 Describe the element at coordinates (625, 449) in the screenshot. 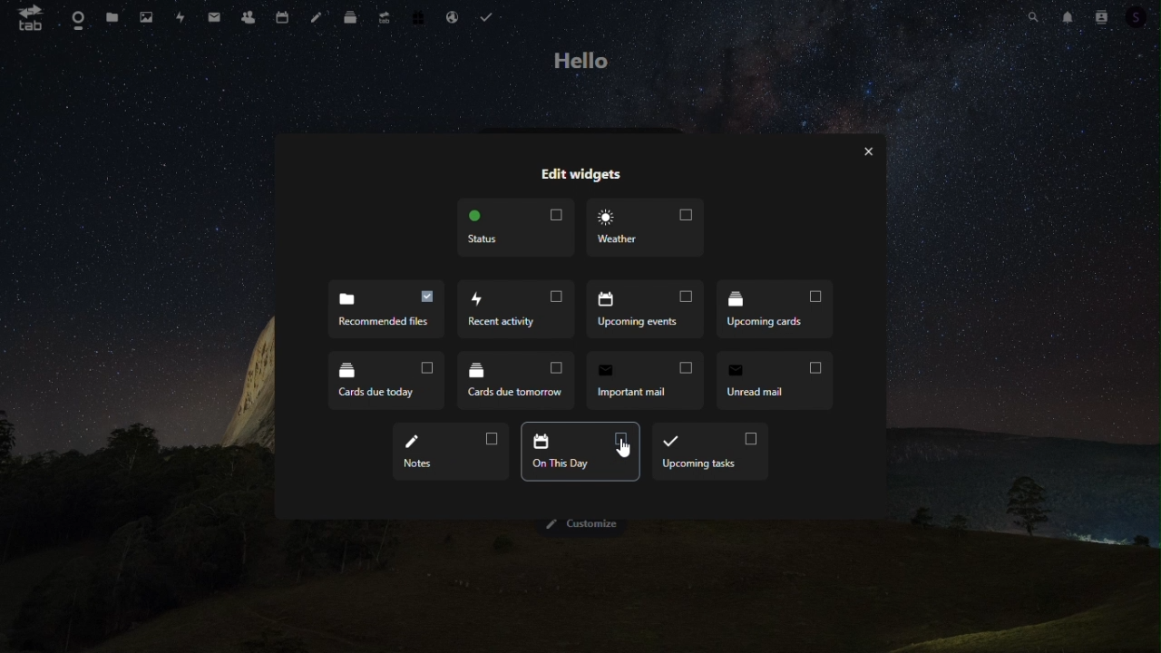

I see `Cursor` at that location.